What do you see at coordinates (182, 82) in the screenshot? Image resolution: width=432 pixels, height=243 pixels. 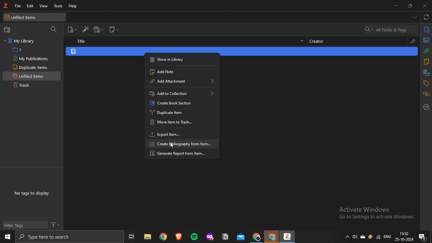 I see `‘Add Attachment` at bounding box center [182, 82].